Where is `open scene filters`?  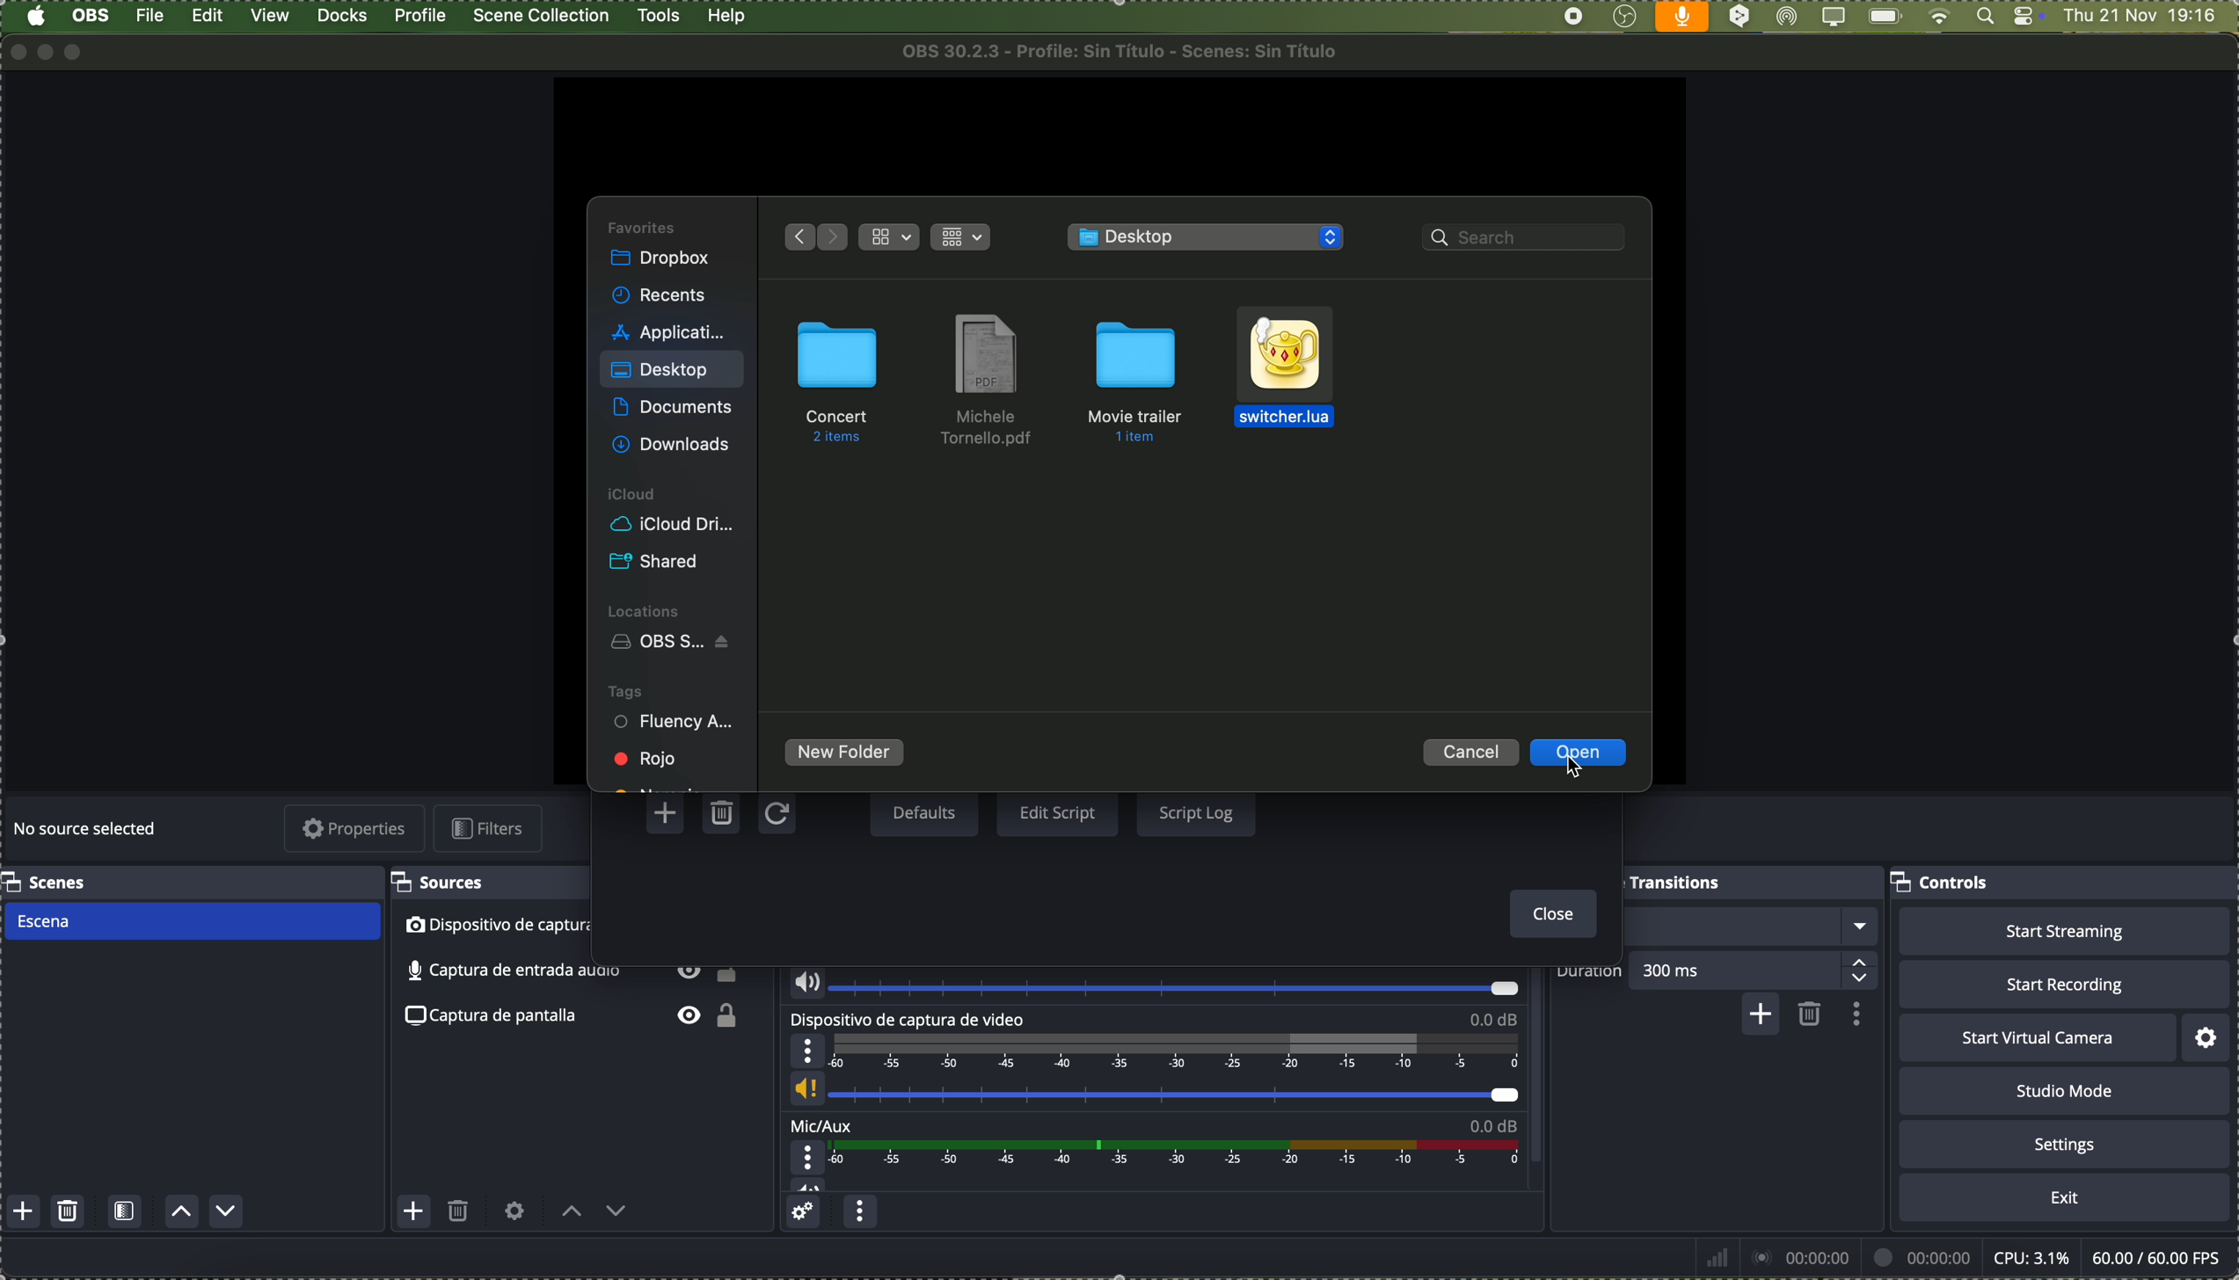 open scene filters is located at coordinates (125, 1213).